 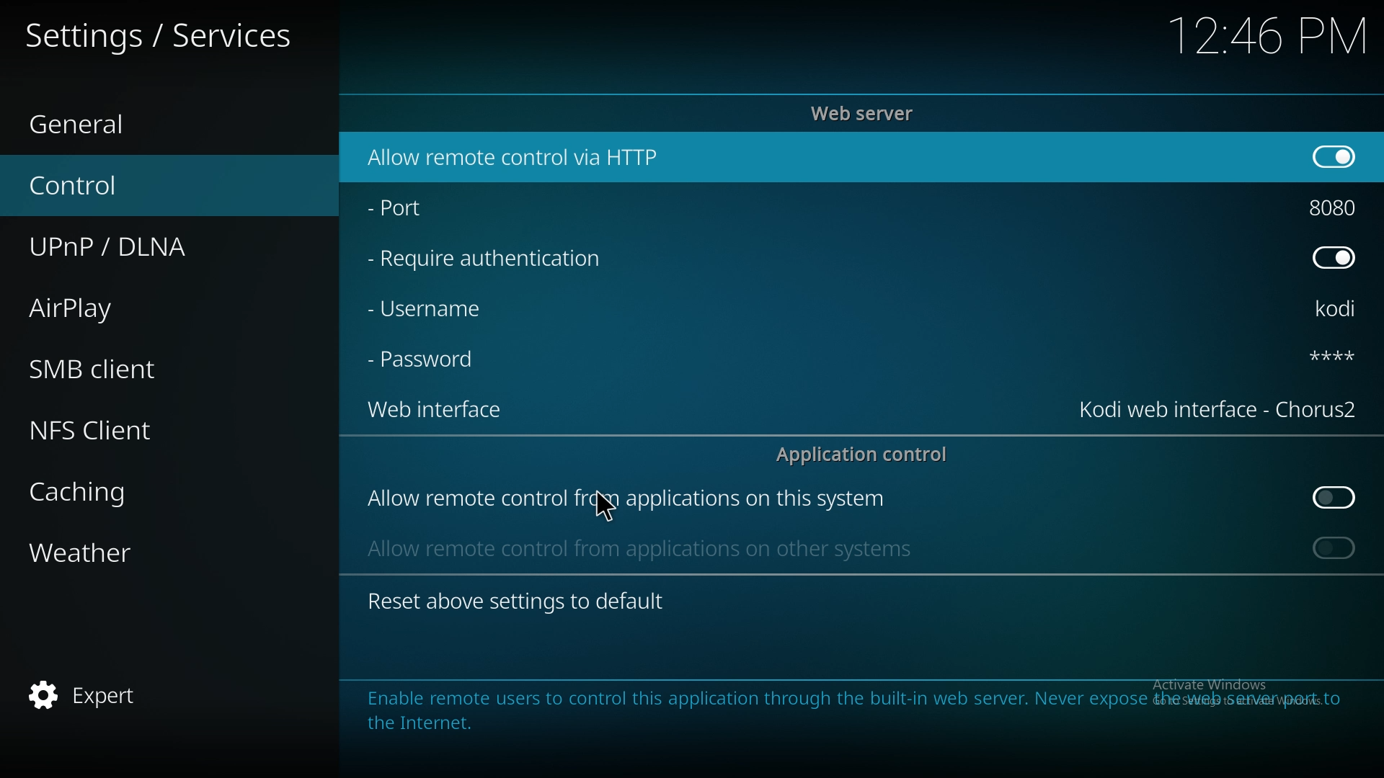 What do you see at coordinates (117, 430) in the screenshot?
I see `nfs client` at bounding box center [117, 430].